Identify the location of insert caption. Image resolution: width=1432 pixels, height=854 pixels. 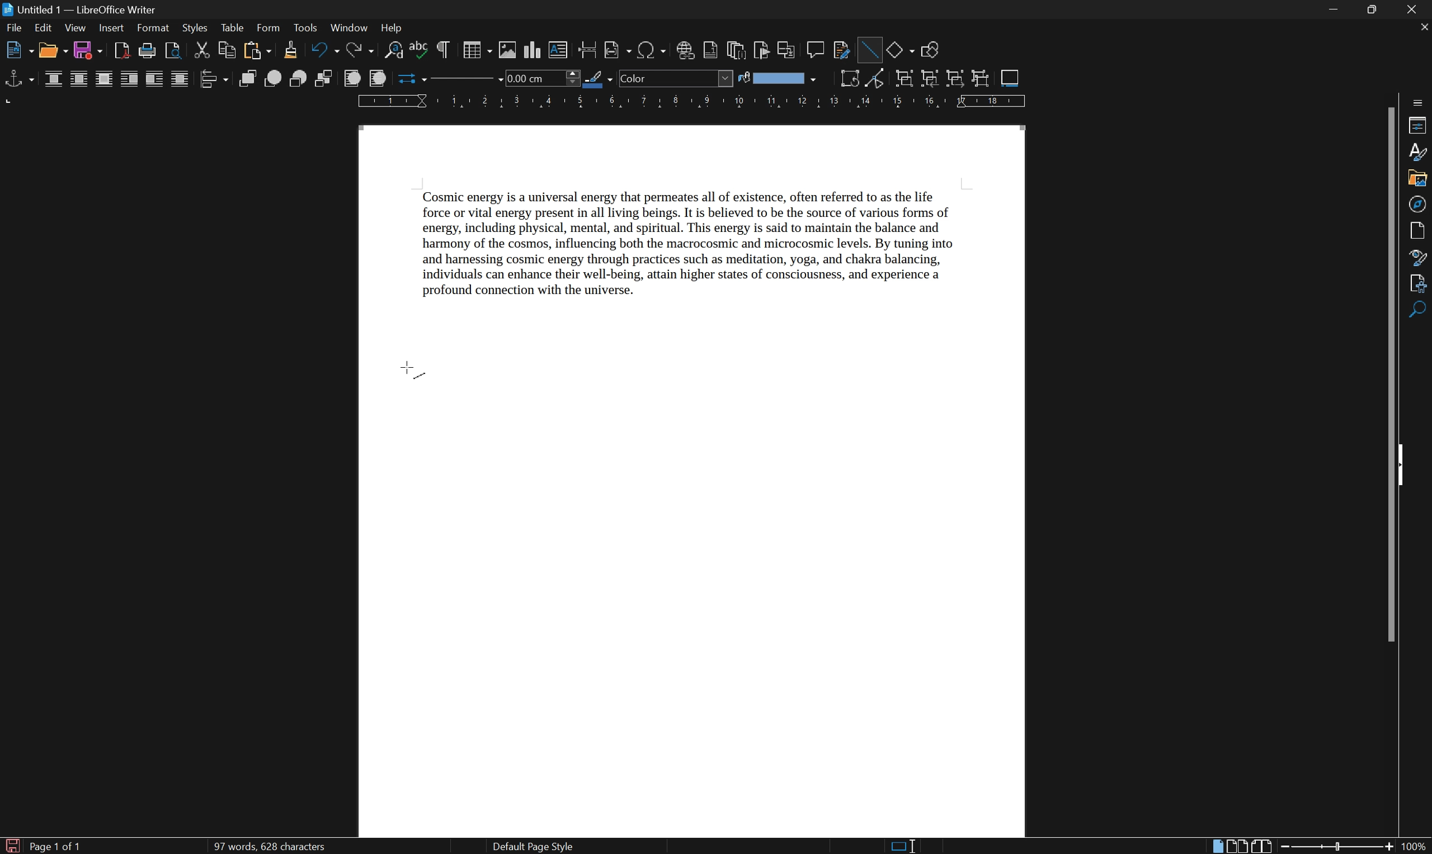
(1010, 77).